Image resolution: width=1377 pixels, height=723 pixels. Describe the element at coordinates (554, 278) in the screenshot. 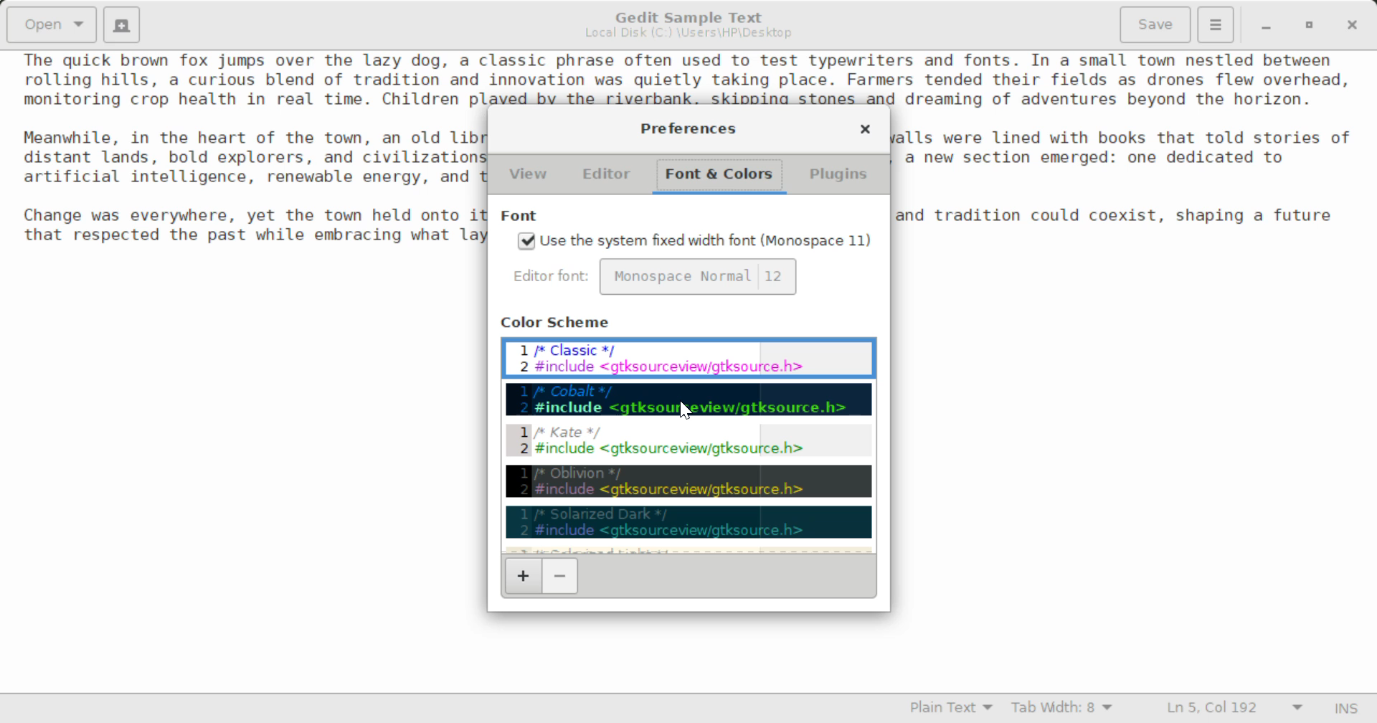

I see `Selected Editor Font` at that location.